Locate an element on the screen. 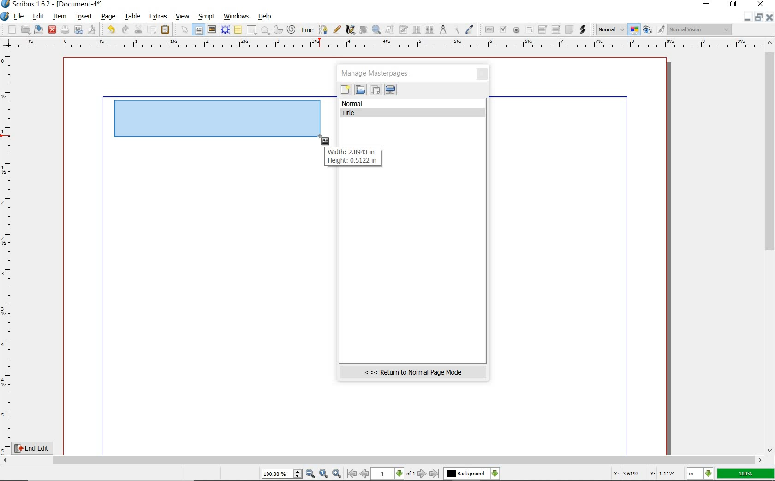 This screenshot has height=481, width=775. Width: 2.8943 in Height: 0.5122 in is located at coordinates (352, 157).